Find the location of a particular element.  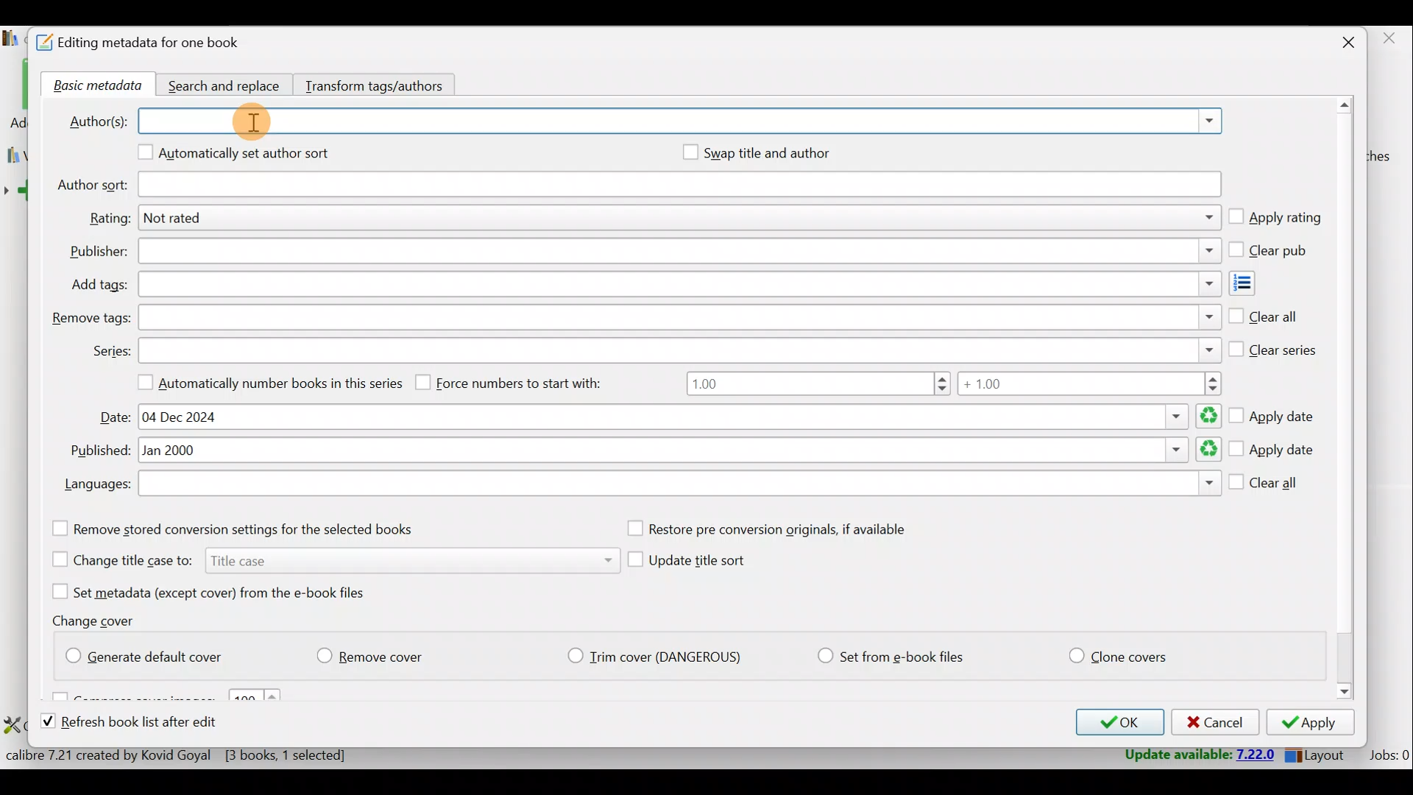

Transform tags/authors is located at coordinates (380, 84).